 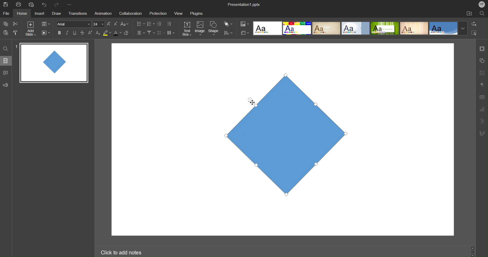 What do you see at coordinates (481, 61) in the screenshot?
I see `Shape Settings` at bounding box center [481, 61].